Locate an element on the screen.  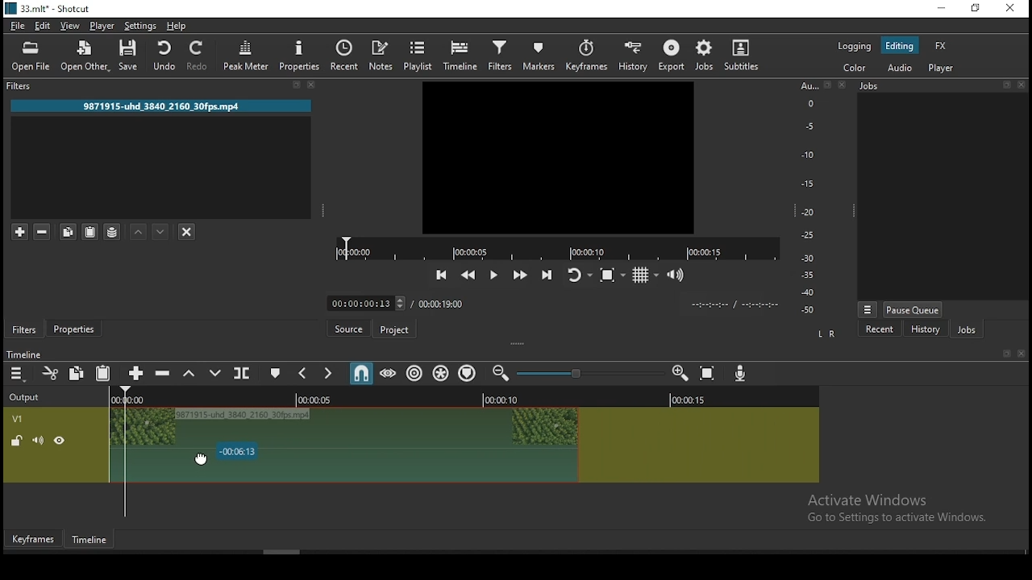
scrub while dragging is located at coordinates (389, 375).